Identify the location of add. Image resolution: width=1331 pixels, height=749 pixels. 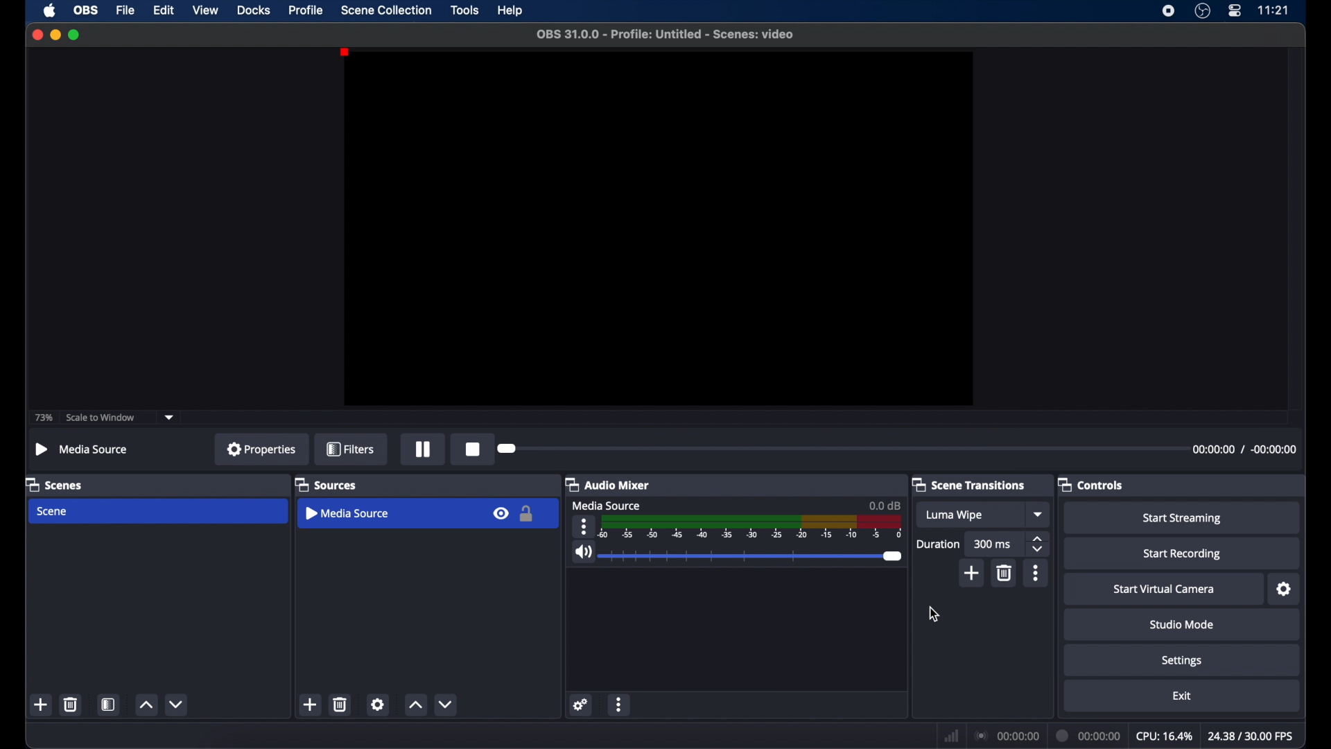
(42, 705).